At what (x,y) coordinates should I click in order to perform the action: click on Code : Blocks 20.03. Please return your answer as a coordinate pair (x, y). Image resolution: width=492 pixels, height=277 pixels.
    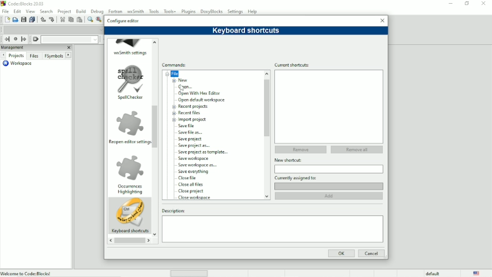
    Looking at the image, I should click on (24, 3).